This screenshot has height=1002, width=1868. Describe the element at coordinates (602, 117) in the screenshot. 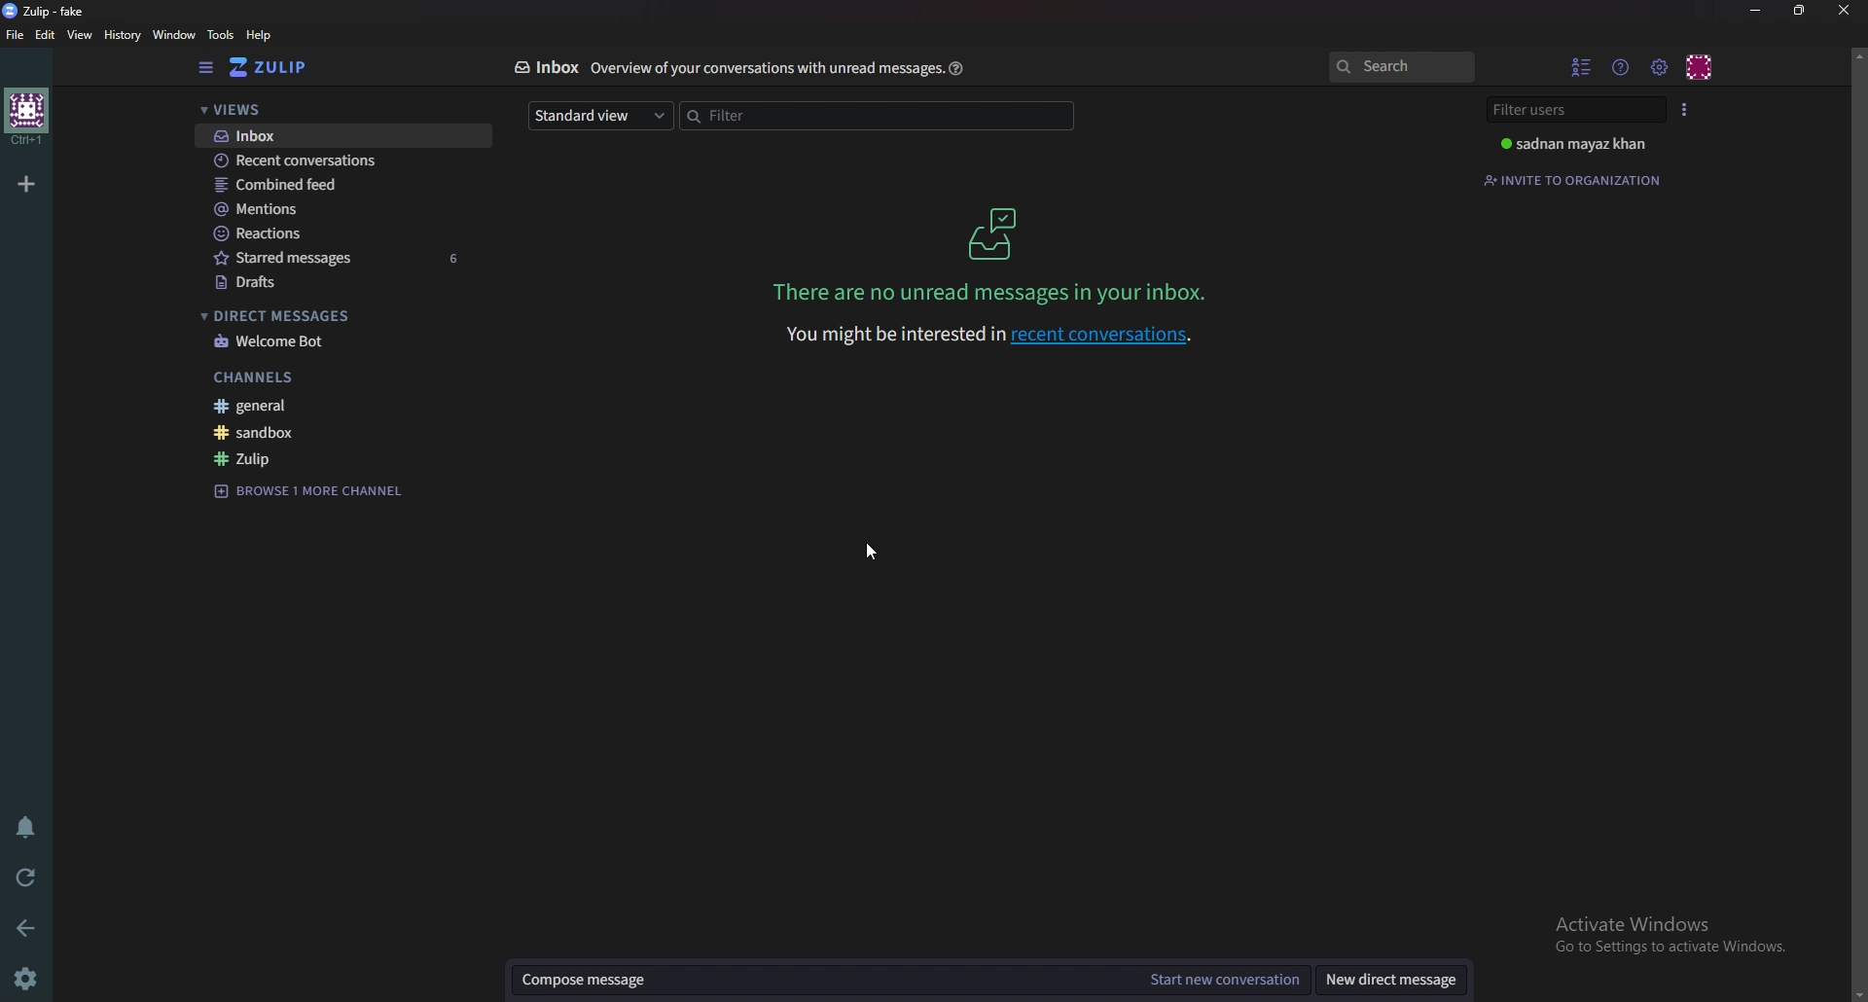

I see `Standard view` at that location.